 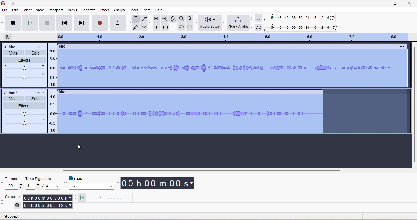 I want to click on cursor movement, so click(x=80, y=146).